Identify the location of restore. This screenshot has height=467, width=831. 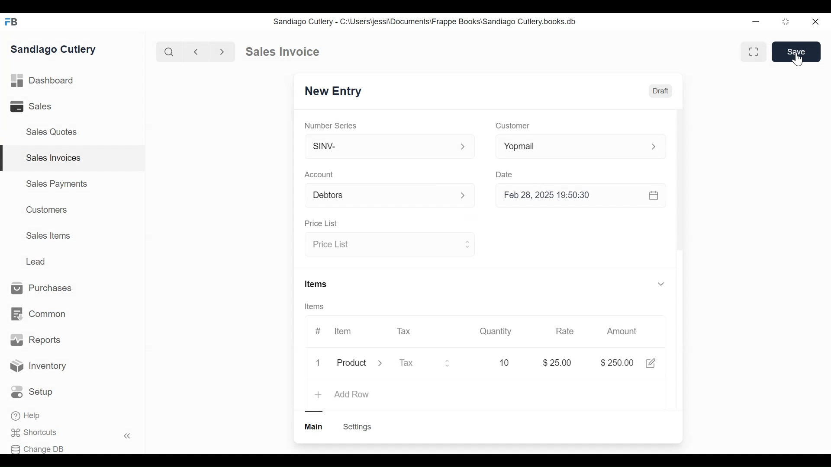
(786, 21).